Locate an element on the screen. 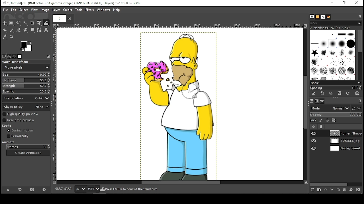  brush is located at coordinates (312, 16).